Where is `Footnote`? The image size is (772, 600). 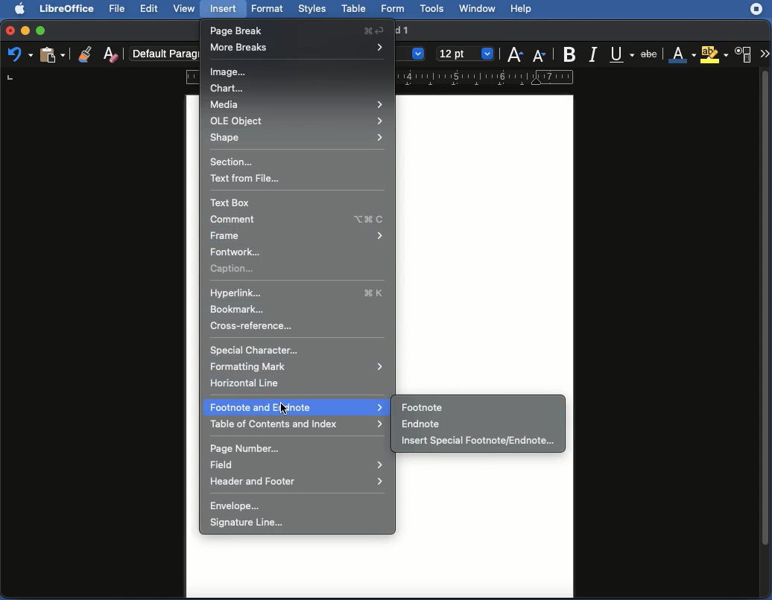 Footnote is located at coordinates (425, 407).